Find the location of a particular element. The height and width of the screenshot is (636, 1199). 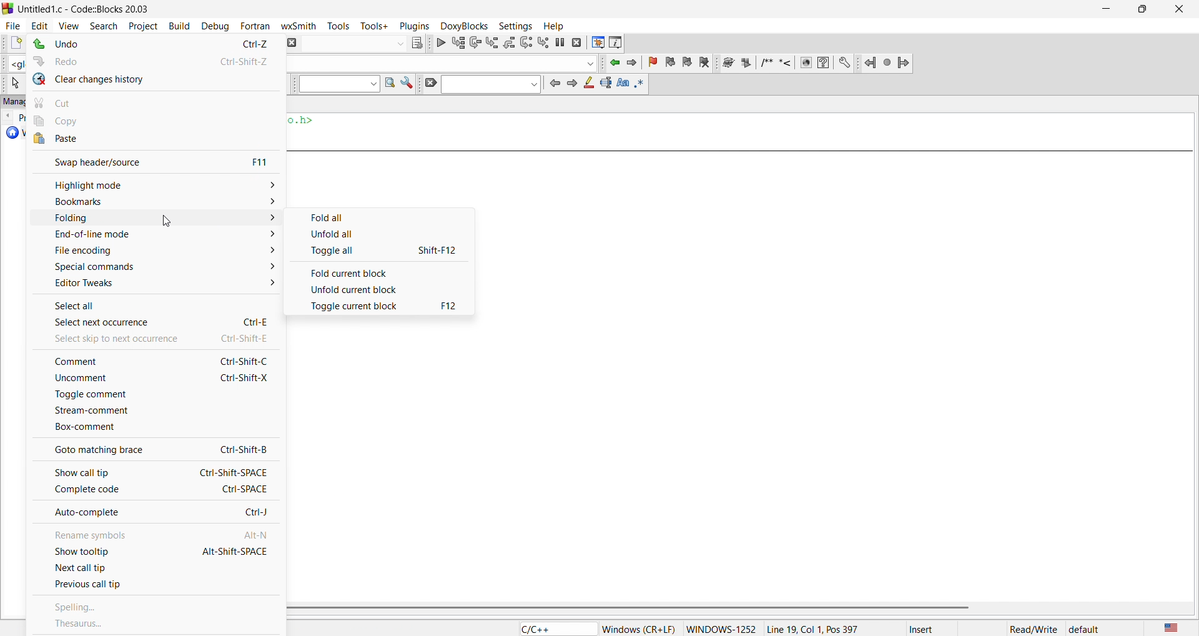

Windows (CR+LF) is located at coordinates (639, 629).